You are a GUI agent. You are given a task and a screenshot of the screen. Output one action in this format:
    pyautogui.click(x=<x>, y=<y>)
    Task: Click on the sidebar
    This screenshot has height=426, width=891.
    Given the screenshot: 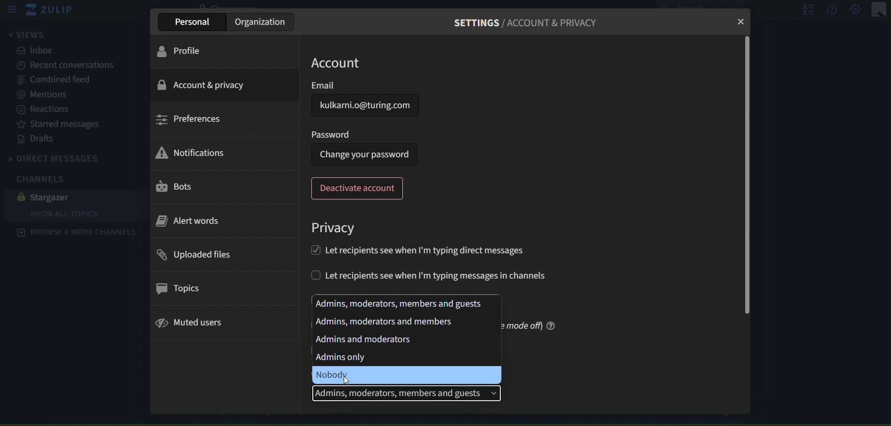 What is the action you would take?
    pyautogui.click(x=11, y=10)
    